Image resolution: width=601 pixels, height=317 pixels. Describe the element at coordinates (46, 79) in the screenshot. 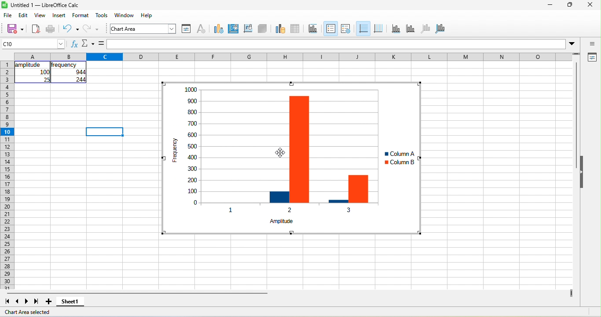

I see `25` at that location.